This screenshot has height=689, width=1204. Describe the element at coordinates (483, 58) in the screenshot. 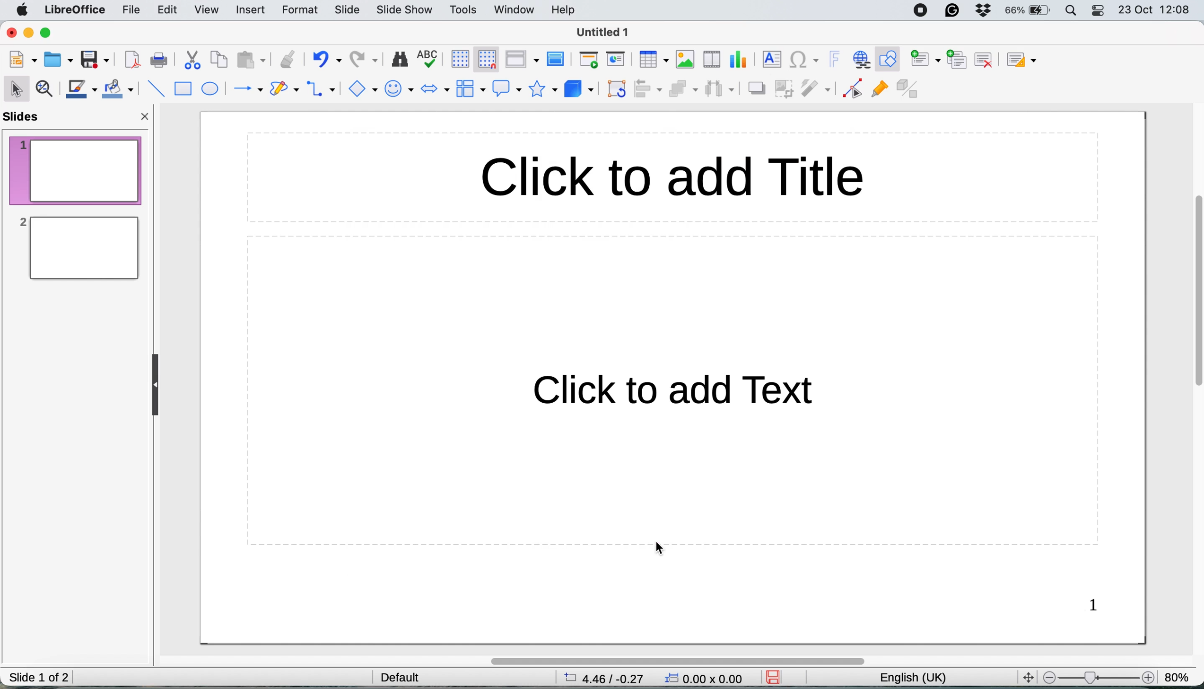

I see `snap to grid` at that location.